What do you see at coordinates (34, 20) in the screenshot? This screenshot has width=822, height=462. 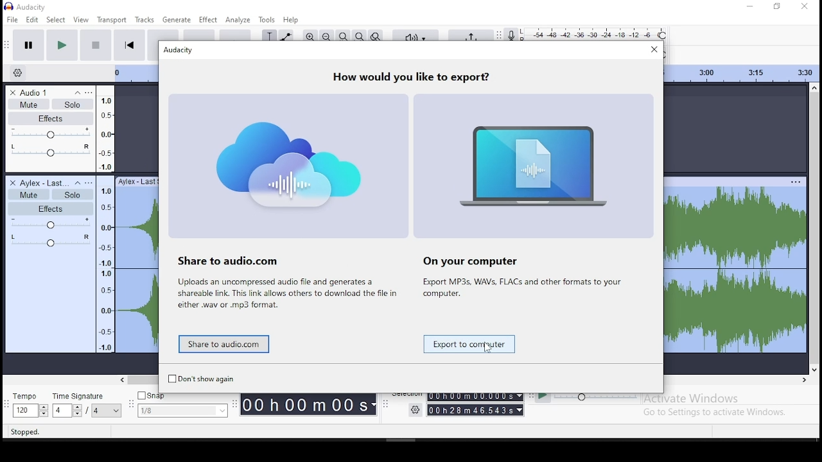 I see `edit` at bounding box center [34, 20].